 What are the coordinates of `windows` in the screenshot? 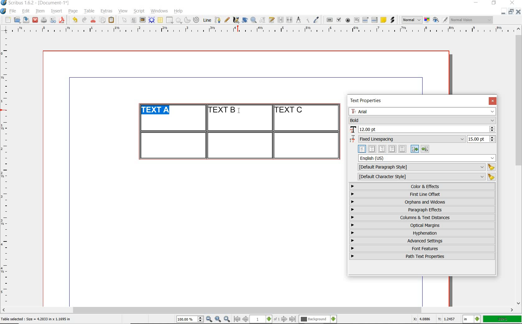 It's located at (160, 11).